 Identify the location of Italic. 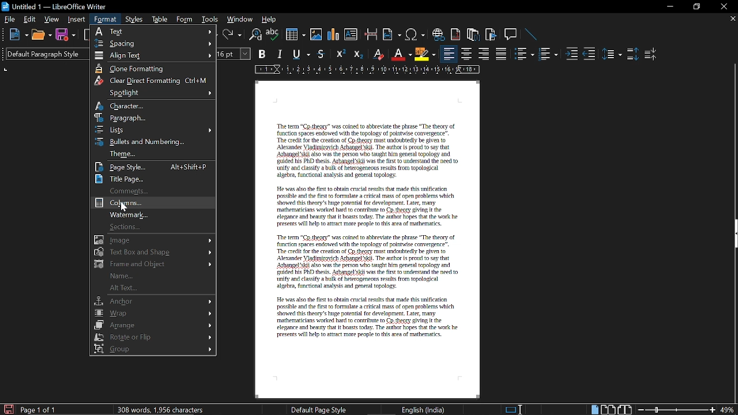
(280, 54).